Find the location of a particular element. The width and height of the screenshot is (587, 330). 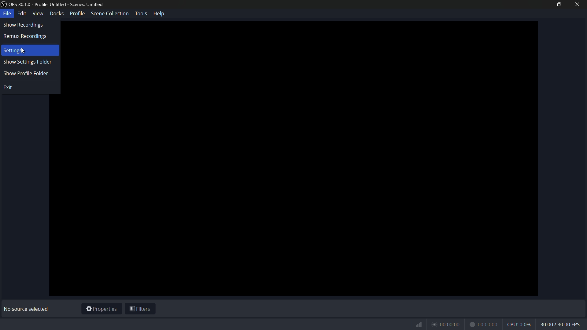

docks menu is located at coordinates (57, 13).